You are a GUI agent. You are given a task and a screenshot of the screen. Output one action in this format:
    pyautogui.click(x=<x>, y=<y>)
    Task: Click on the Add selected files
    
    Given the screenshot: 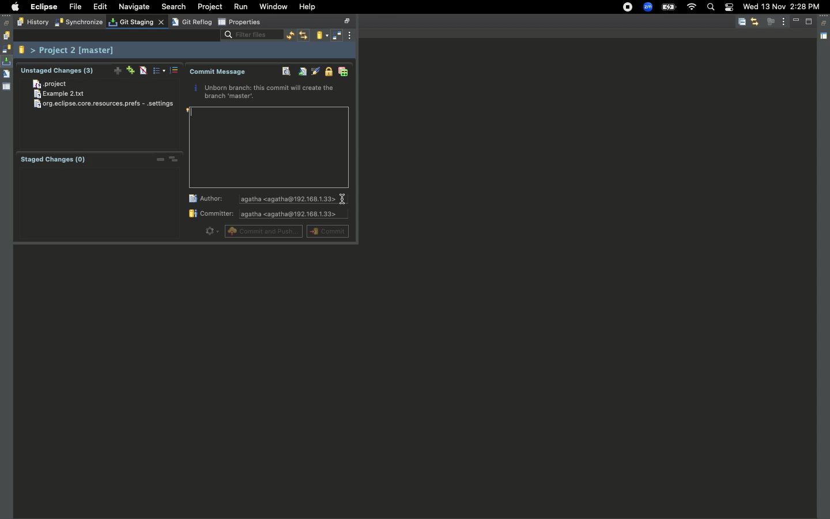 What is the action you would take?
    pyautogui.click(x=115, y=69)
    